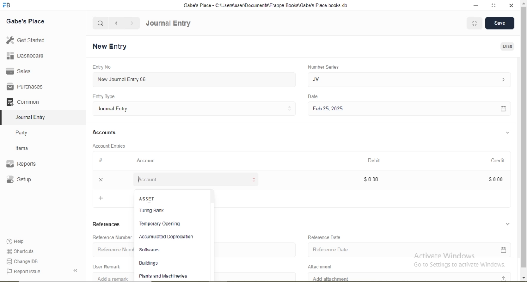 This screenshot has width=527, height=282. Describe the element at coordinates (110, 278) in the screenshot. I see `Add a remark` at that location.